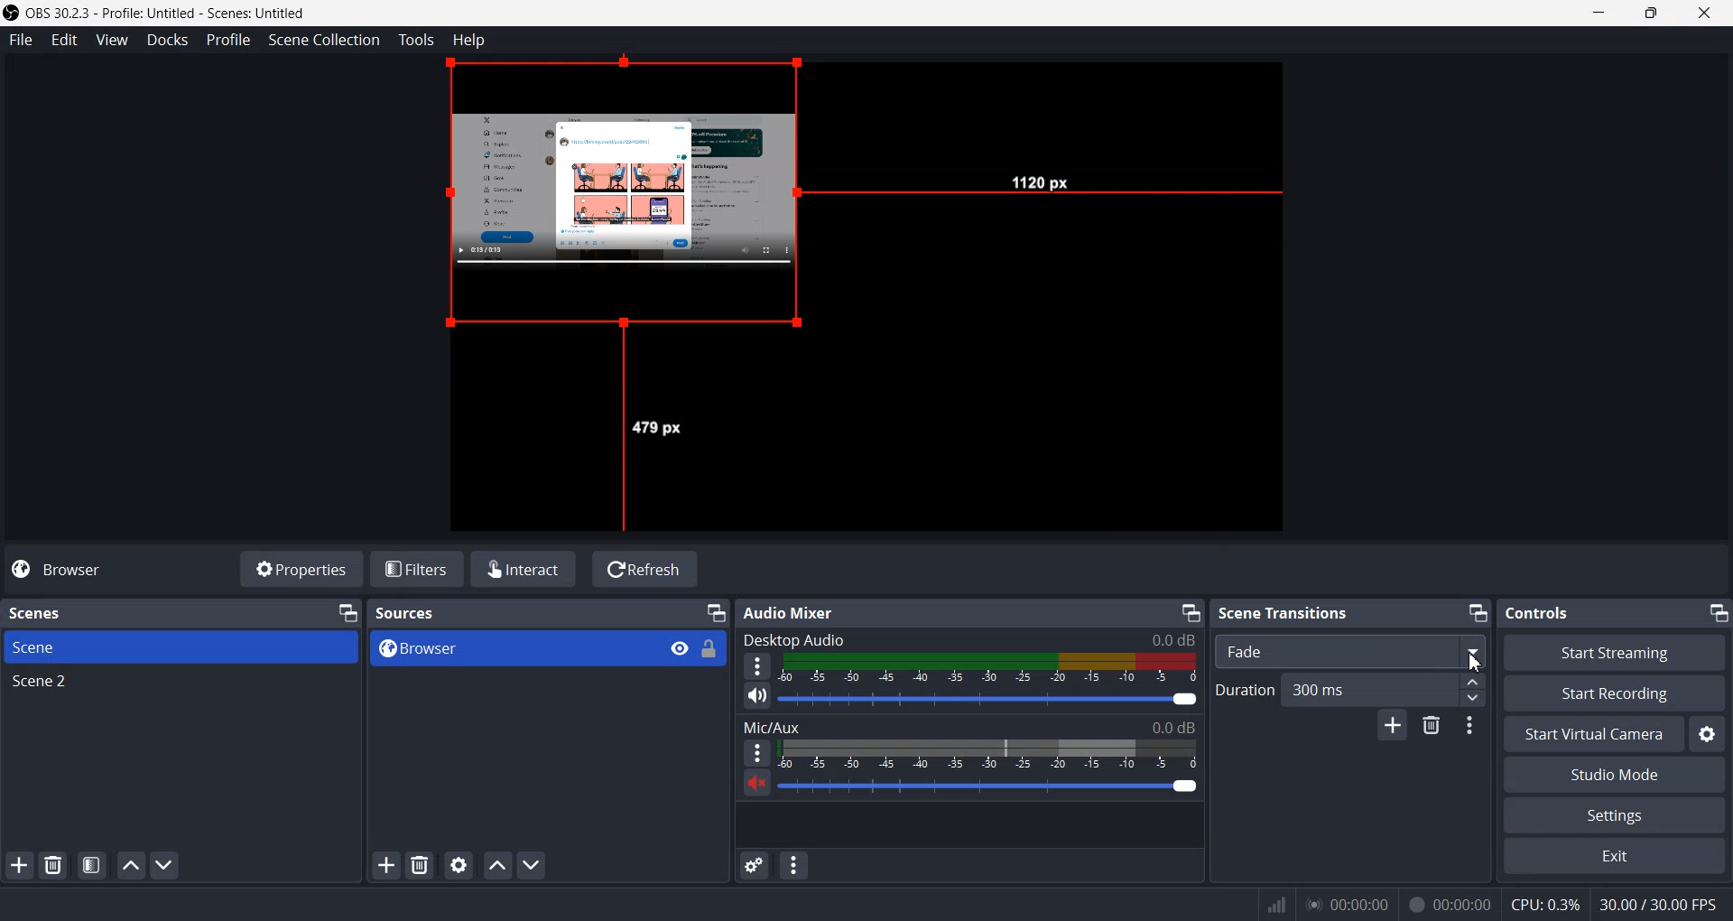 Image resolution: width=1733 pixels, height=921 pixels. What do you see at coordinates (524, 569) in the screenshot?
I see `Interact` at bounding box center [524, 569].